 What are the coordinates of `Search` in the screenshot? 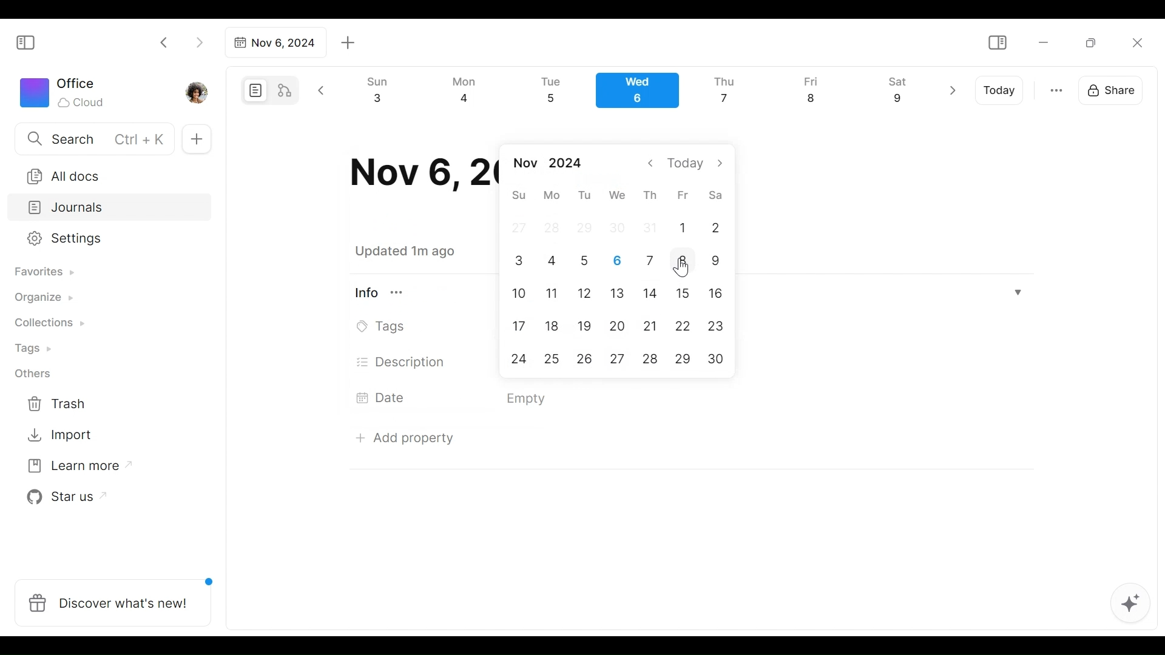 It's located at (93, 138).